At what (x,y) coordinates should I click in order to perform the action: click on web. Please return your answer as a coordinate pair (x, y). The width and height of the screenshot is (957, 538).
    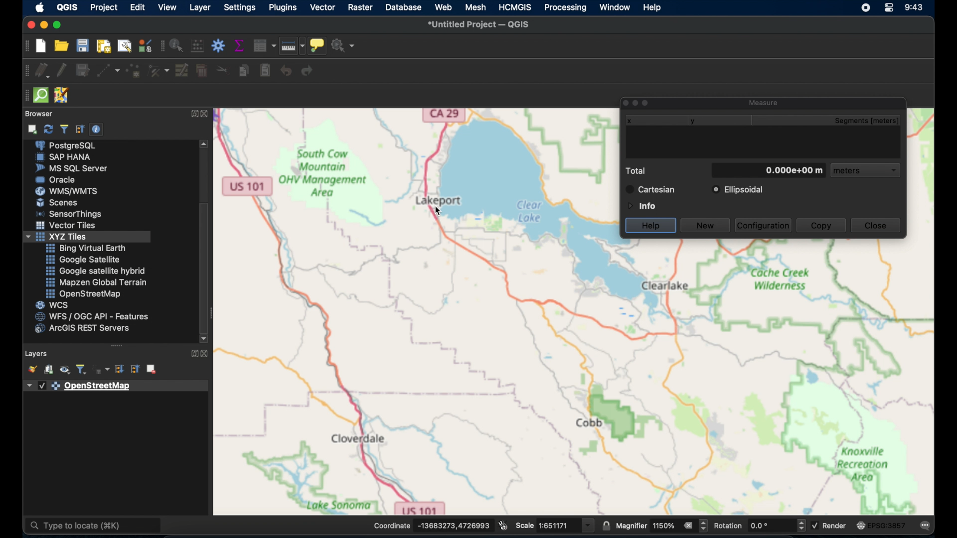
    Looking at the image, I should click on (443, 7).